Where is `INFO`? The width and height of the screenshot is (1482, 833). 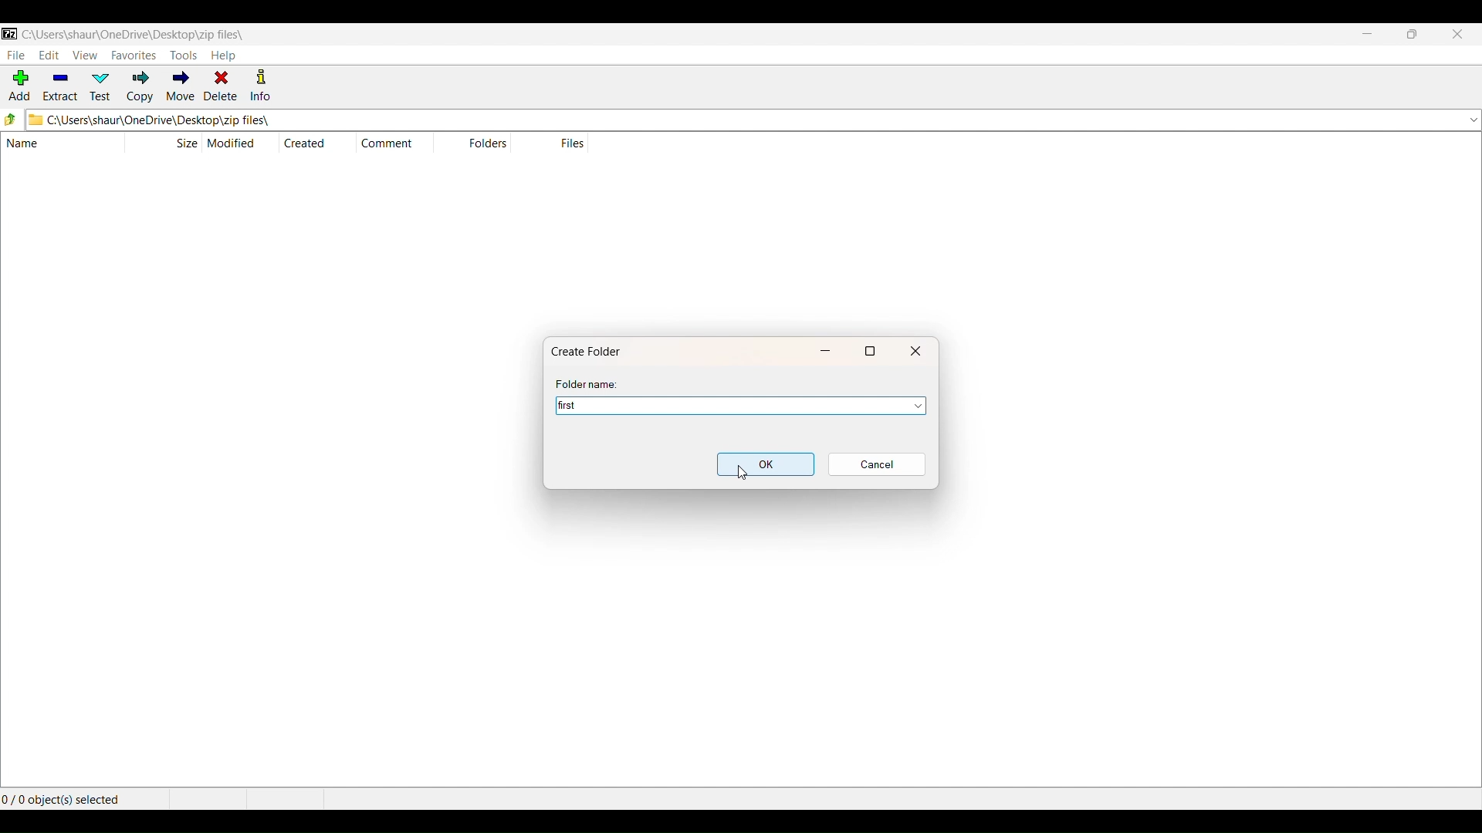 INFO is located at coordinates (263, 86).